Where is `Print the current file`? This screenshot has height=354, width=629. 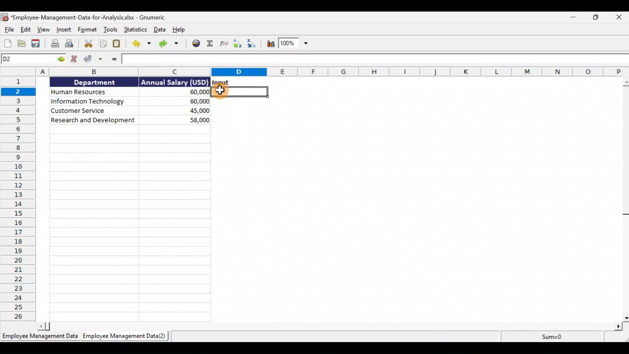 Print the current file is located at coordinates (54, 44).